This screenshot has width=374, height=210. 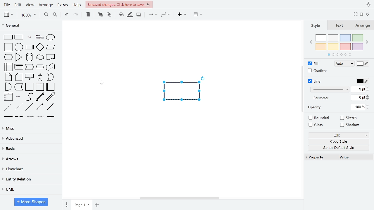 What do you see at coordinates (130, 15) in the screenshot?
I see `fill line` at bounding box center [130, 15].